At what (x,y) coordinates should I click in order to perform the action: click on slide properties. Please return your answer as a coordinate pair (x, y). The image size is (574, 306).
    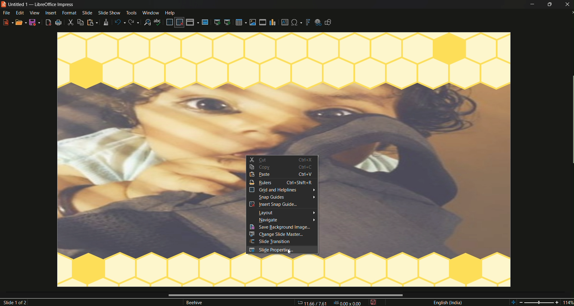
    Looking at the image, I should click on (273, 250).